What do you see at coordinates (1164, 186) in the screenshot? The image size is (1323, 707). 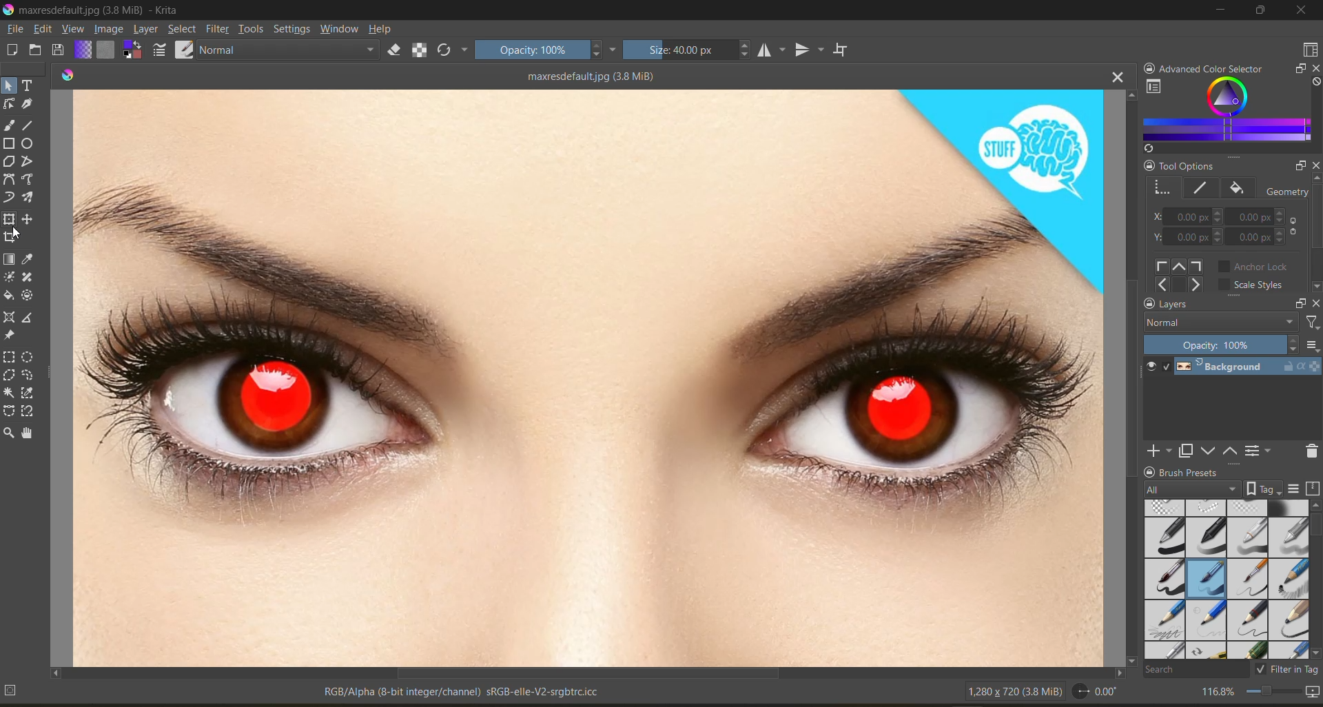 I see `geometry` at bounding box center [1164, 186].